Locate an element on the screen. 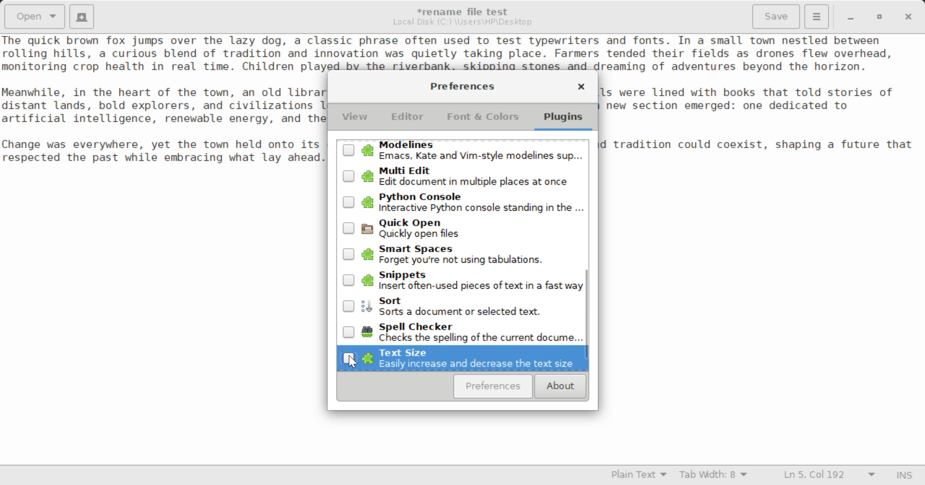  Python Console Plugin Button Unselected is located at coordinates (462, 201).